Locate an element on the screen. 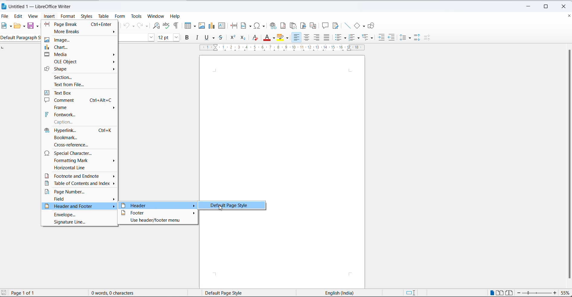 Image resolution: width=572 pixels, height=297 pixels. insert field is located at coordinates (246, 26).